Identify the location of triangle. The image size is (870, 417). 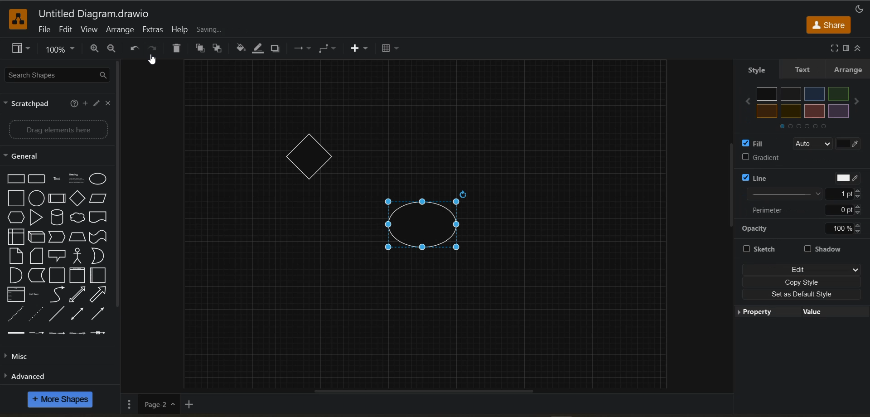
(37, 218).